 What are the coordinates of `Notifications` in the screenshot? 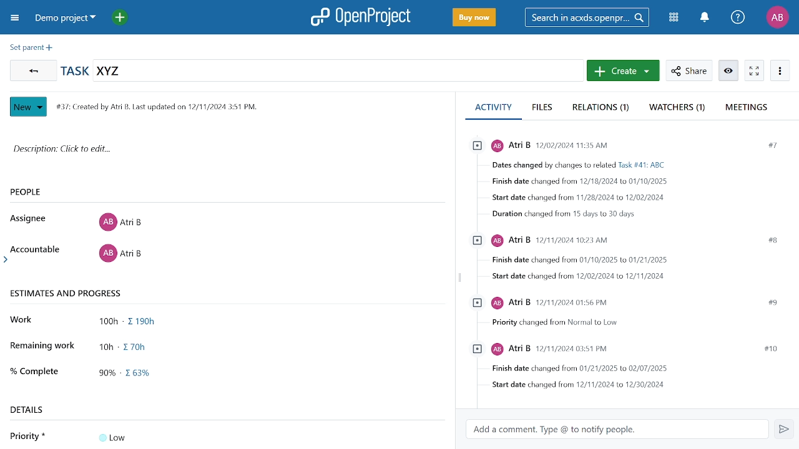 It's located at (705, 18).